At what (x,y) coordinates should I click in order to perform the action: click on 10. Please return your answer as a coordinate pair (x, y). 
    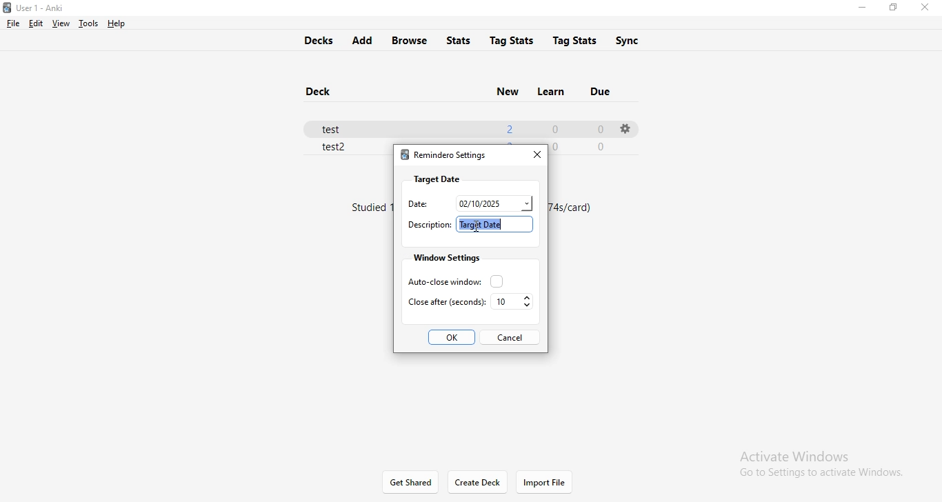
    Looking at the image, I should click on (513, 302).